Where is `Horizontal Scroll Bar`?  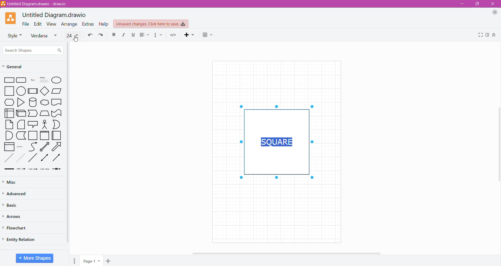
Horizontal Scroll Bar is located at coordinates (285, 253).